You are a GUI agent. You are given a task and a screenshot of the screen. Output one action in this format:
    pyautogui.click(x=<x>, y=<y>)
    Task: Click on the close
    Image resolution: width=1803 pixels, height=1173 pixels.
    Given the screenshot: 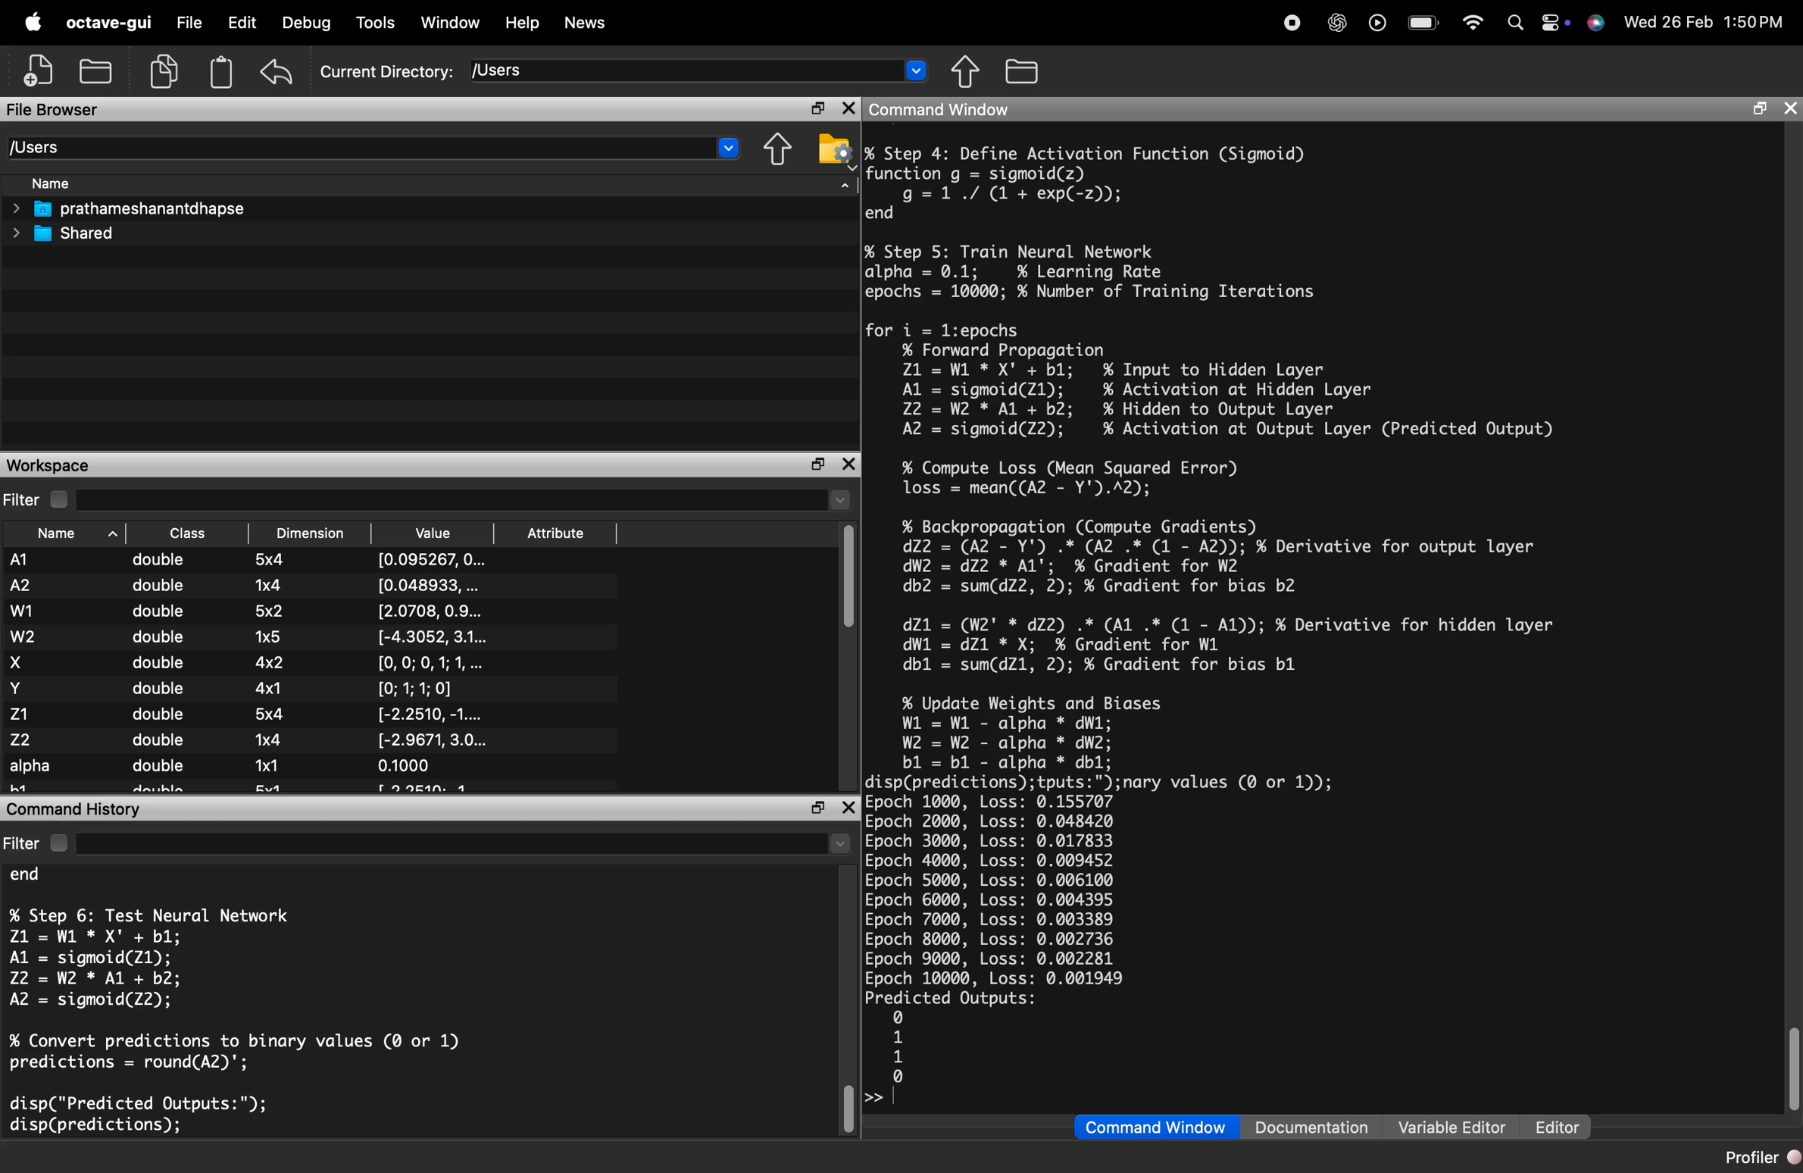 What is the action you would take?
    pyautogui.click(x=849, y=109)
    